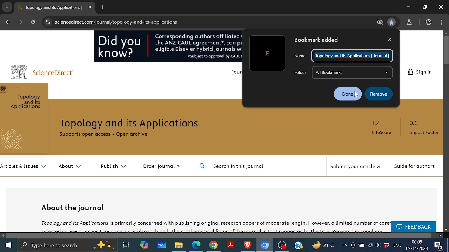  What do you see at coordinates (67, 246) in the screenshot?
I see `Type here to search` at bounding box center [67, 246].